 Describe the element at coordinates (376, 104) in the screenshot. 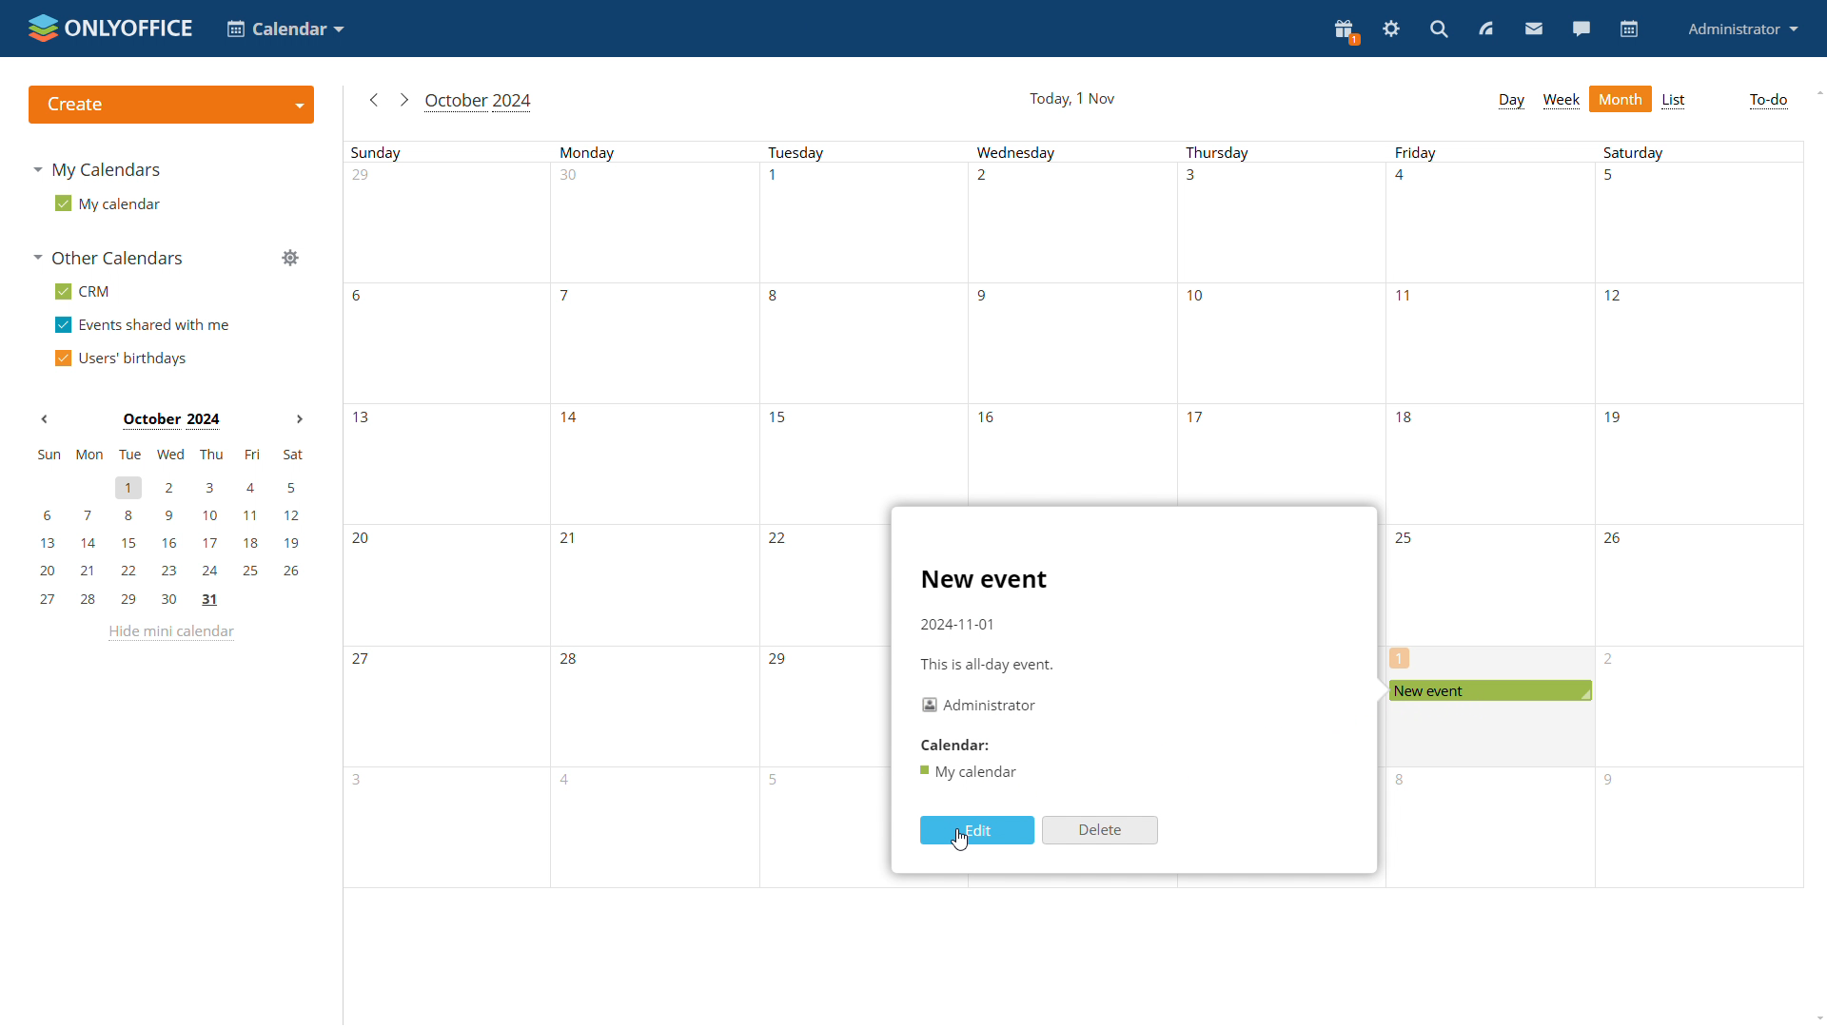

I see `go to previous month` at that location.